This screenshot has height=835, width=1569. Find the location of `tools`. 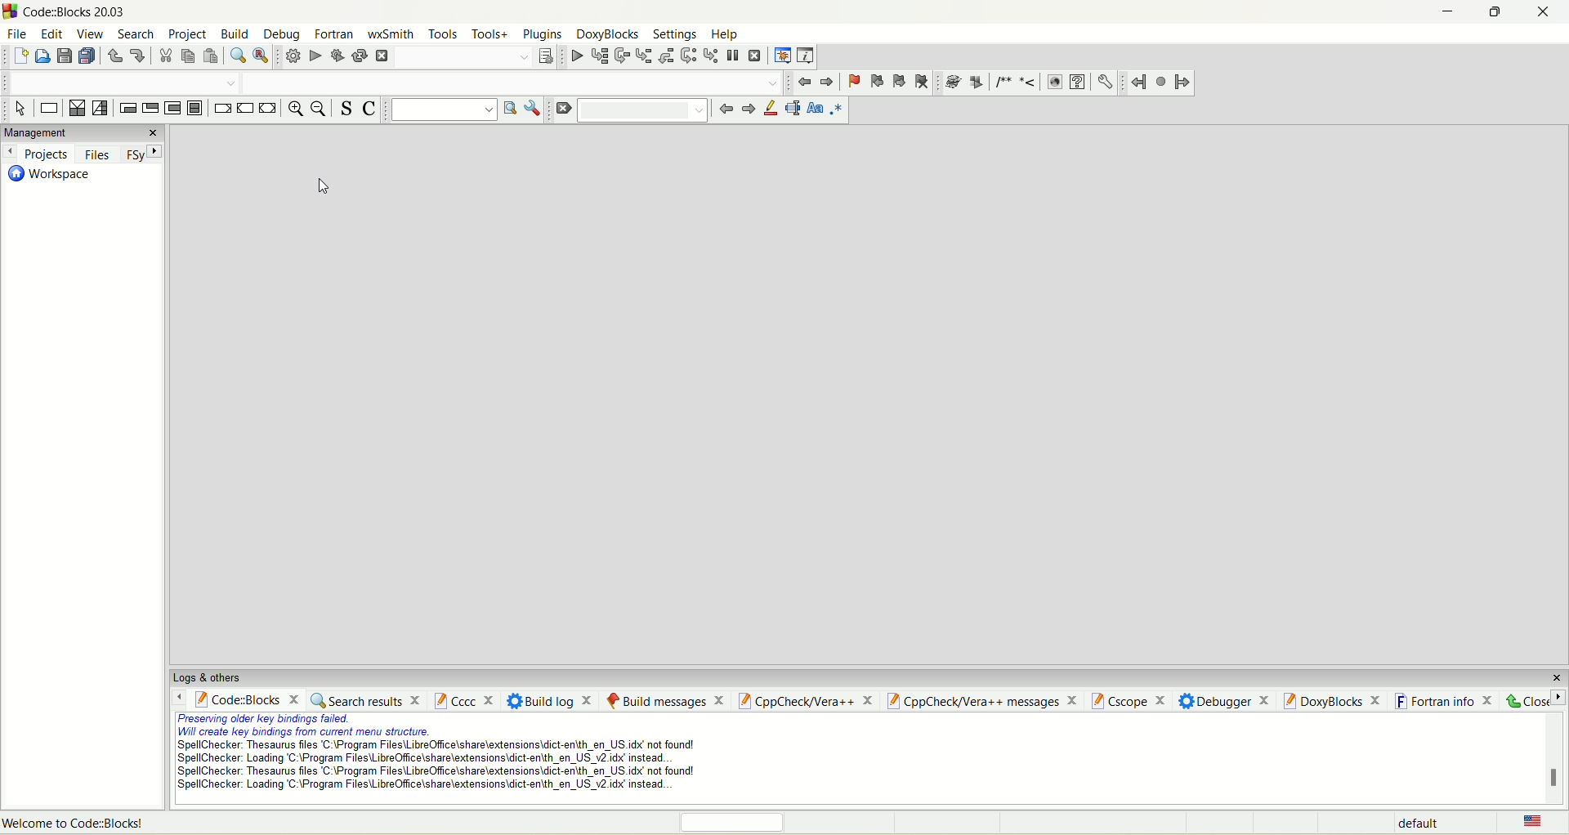

tools is located at coordinates (442, 34).